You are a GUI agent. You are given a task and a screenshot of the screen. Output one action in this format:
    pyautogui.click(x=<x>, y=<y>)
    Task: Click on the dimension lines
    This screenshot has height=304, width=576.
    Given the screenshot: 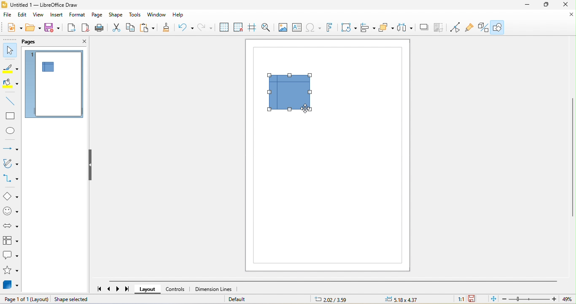 What is the action you would take?
    pyautogui.click(x=213, y=289)
    